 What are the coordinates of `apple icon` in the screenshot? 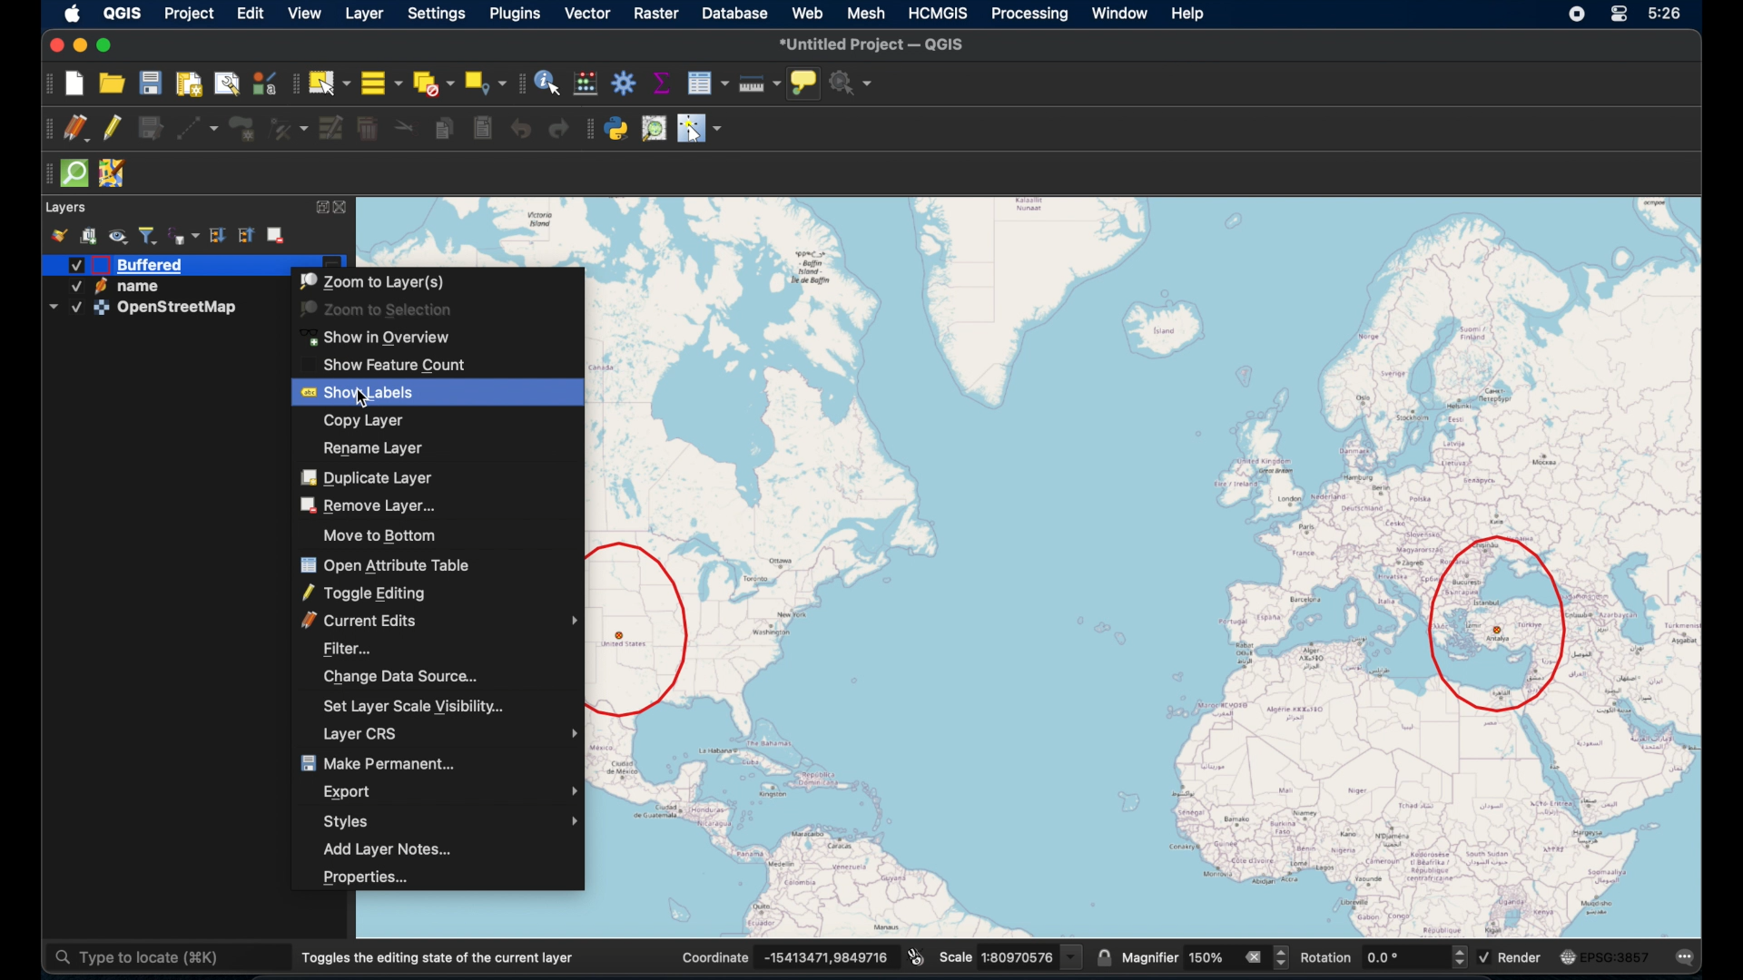 It's located at (74, 13).